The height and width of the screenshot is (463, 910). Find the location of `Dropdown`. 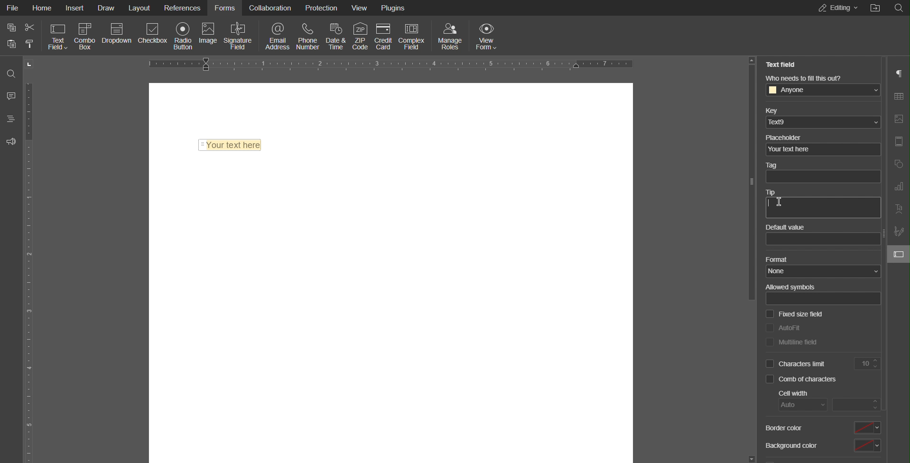

Dropdown is located at coordinates (119, 36).